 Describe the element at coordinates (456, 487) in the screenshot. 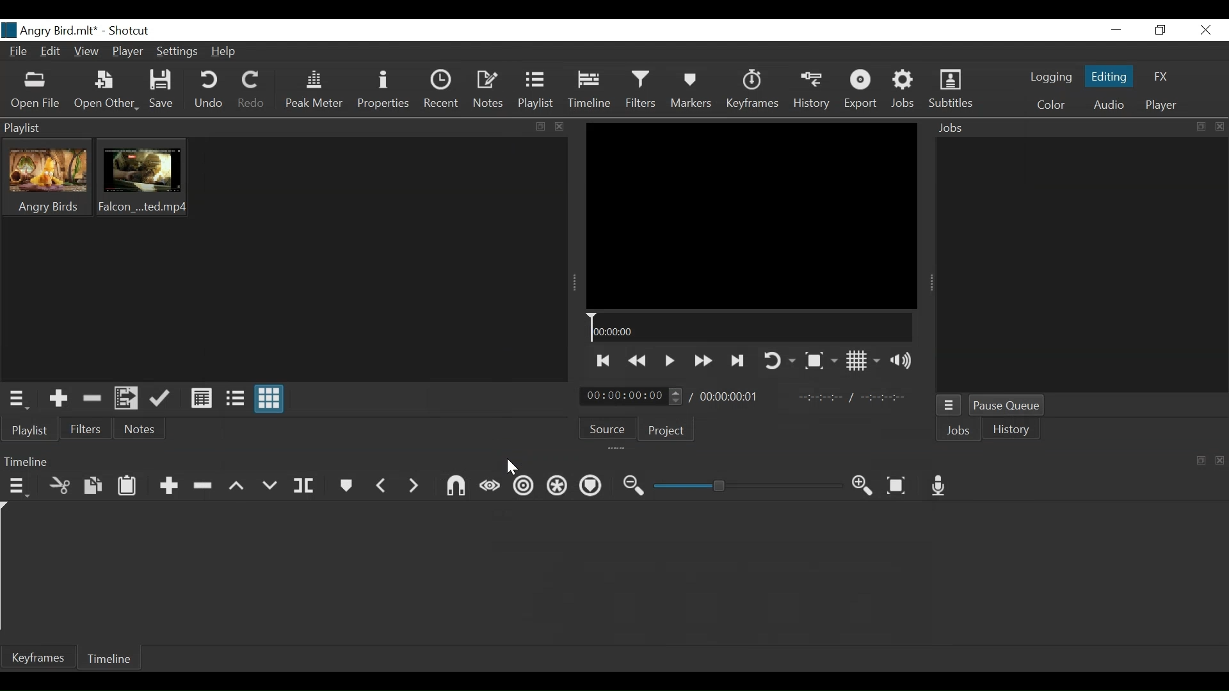

I see `Snap` at that location.